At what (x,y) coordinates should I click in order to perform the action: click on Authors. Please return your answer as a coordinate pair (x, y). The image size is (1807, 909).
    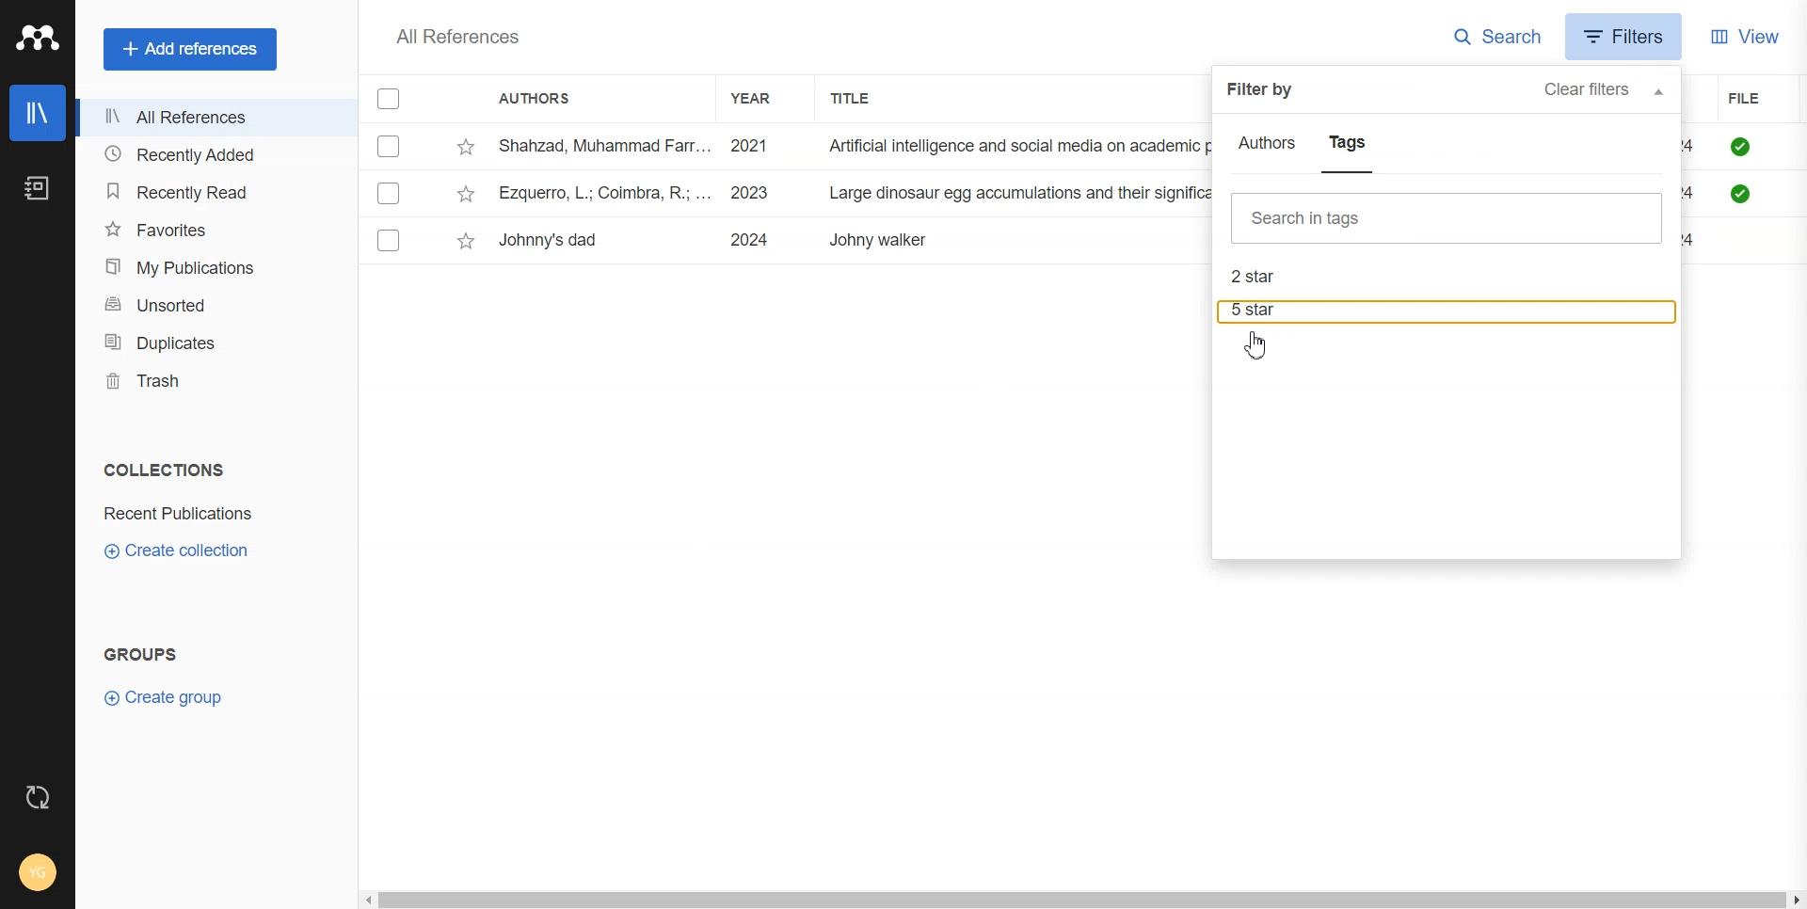
    Looking at the image, I should click on (543, 100).